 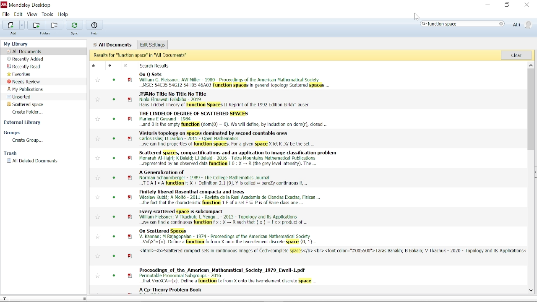 What do you see at coordinates (10, 25) in the screenshot?
I see `Add files` at bounding box center [10, 25].